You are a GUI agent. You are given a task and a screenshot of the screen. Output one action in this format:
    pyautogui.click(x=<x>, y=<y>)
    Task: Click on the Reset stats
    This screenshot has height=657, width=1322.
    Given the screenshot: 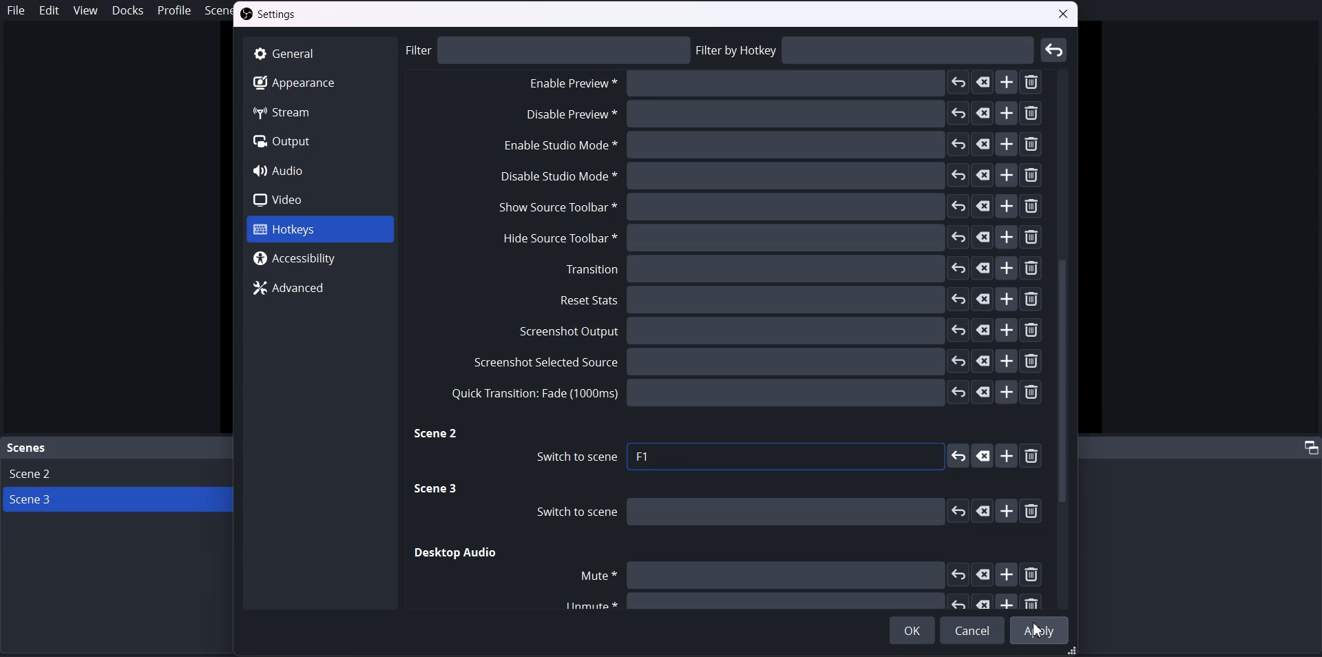 What is the action you would take?
    pyautogui.click(x=802, y=300)
    